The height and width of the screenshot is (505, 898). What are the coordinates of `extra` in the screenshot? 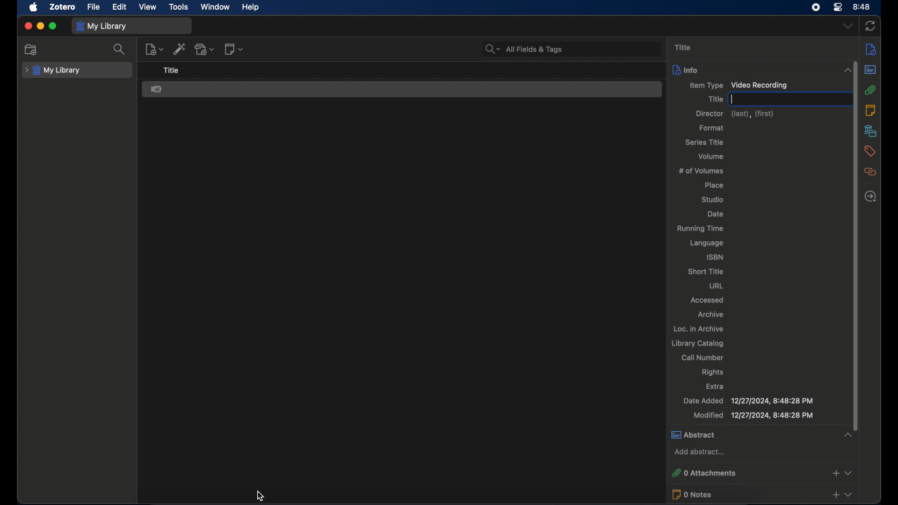 It's located at (715, 386).